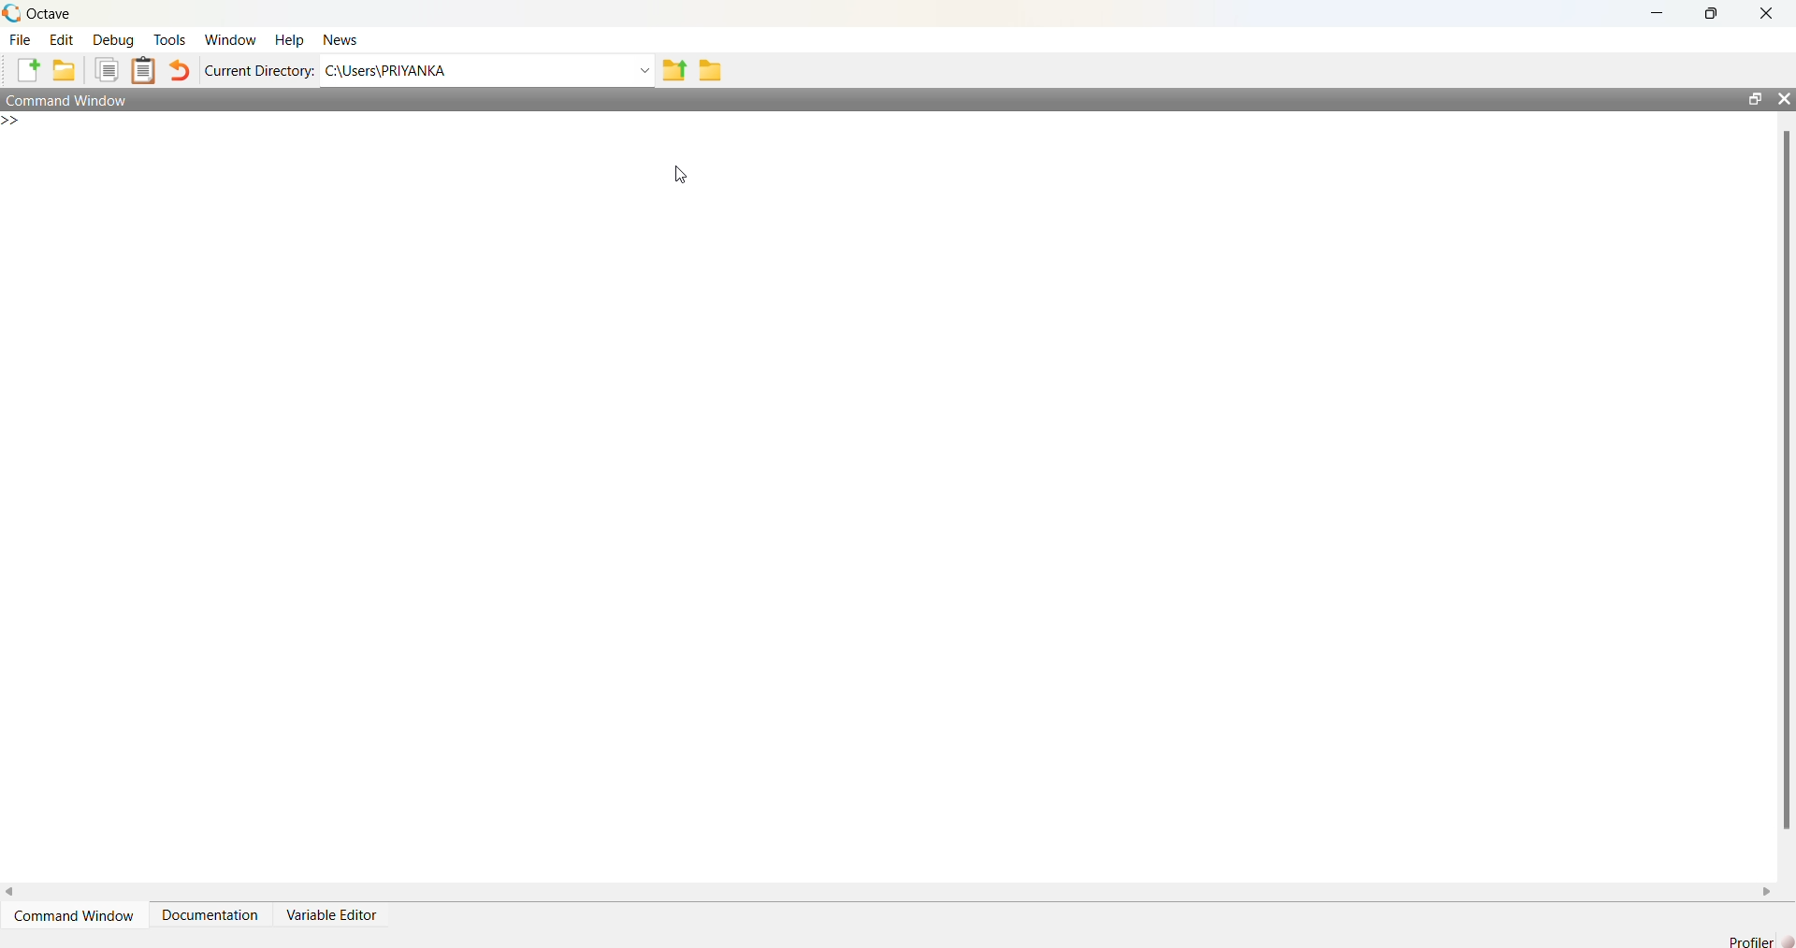 This screenshot has height=948, width=1796. What do you see at coordinates (1766, 12) in the screenshot?
I see `close` at bounding box center [1766, 12].